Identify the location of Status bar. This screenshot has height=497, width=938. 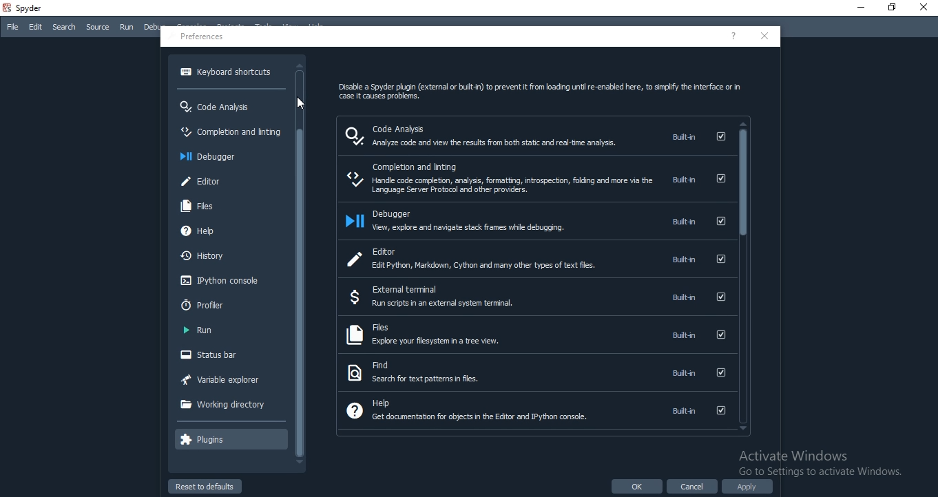
(226, 355).